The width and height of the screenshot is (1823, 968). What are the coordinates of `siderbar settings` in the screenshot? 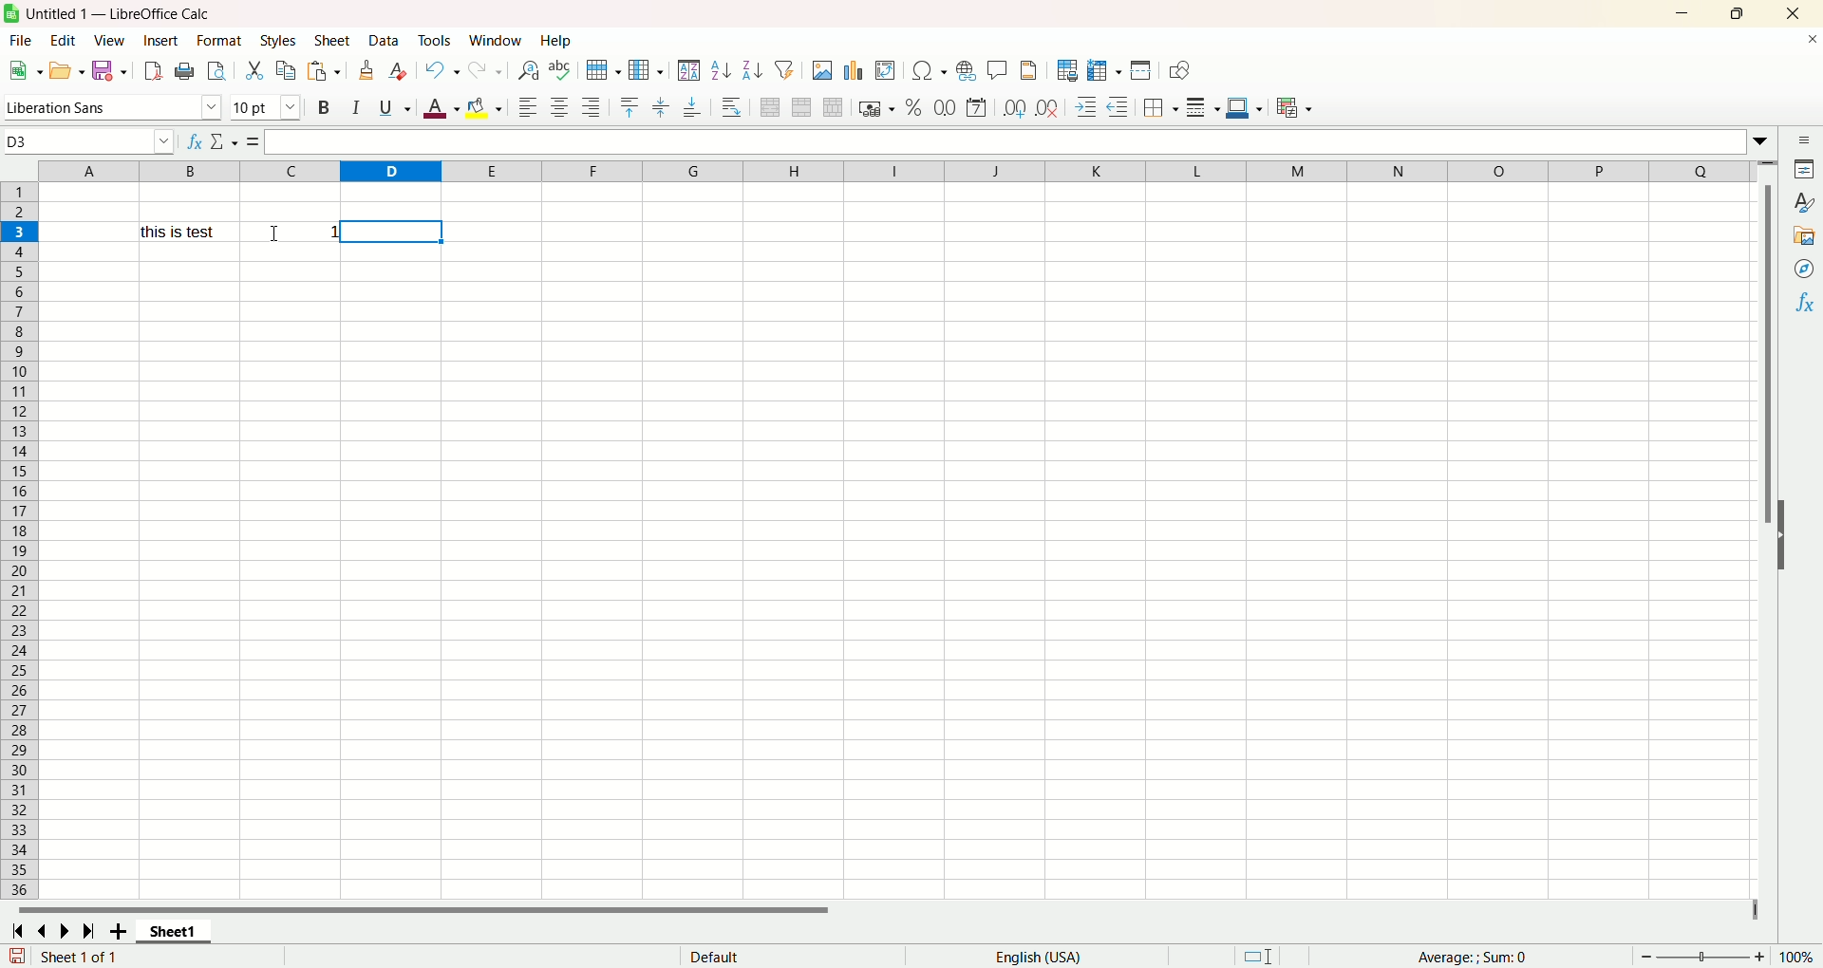 It's located at (1808, 141).